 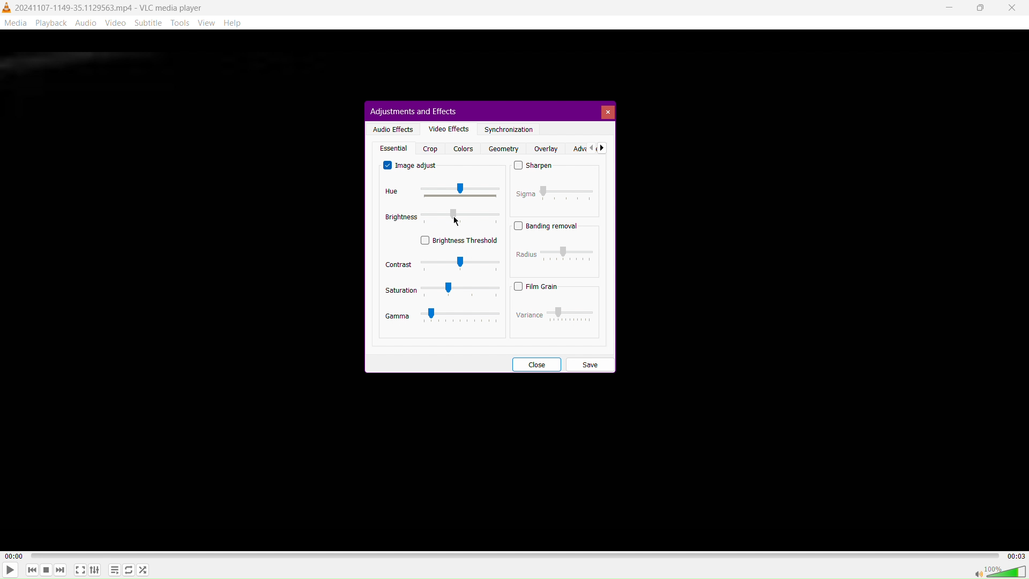 I want to click on Close, so click(x=1013, y=8).